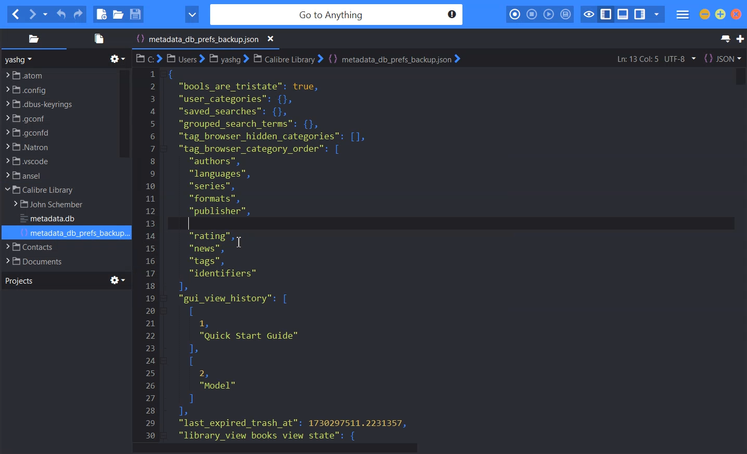 The image size is (747, 454). Describe the element at coordinates (124, 113) in the screenshot. I see `Vertical scroll bar` at that location.